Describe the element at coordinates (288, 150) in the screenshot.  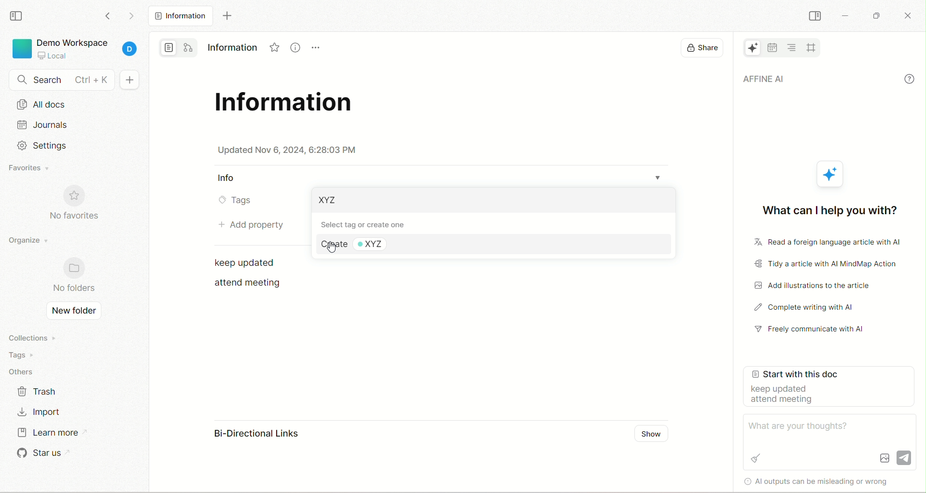
I see `date & time` at that location.